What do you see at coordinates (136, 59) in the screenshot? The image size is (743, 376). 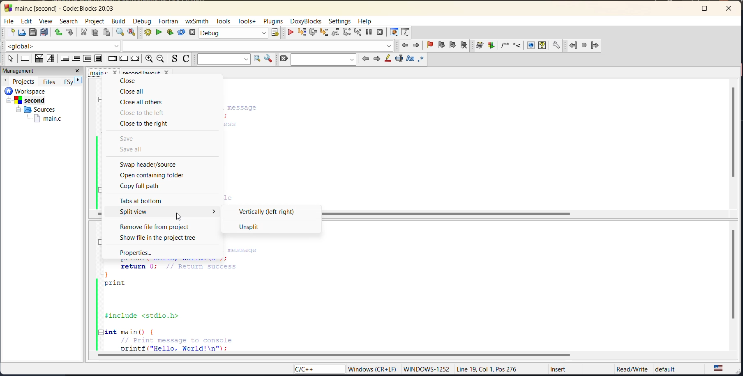 I see `return  instruction` at bounding box center [136, 59].